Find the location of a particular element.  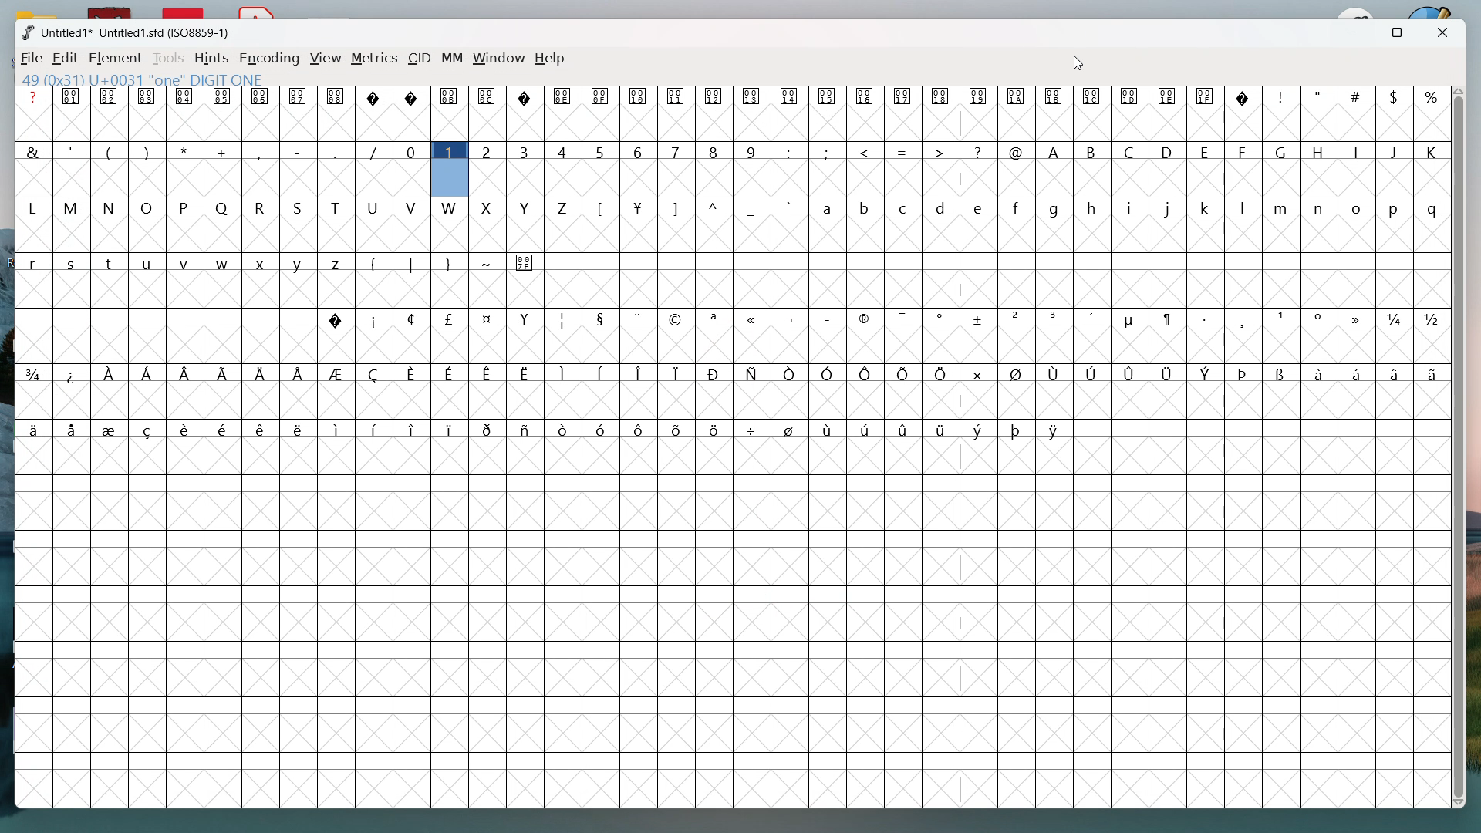

* is located at coordinates (187, 150).